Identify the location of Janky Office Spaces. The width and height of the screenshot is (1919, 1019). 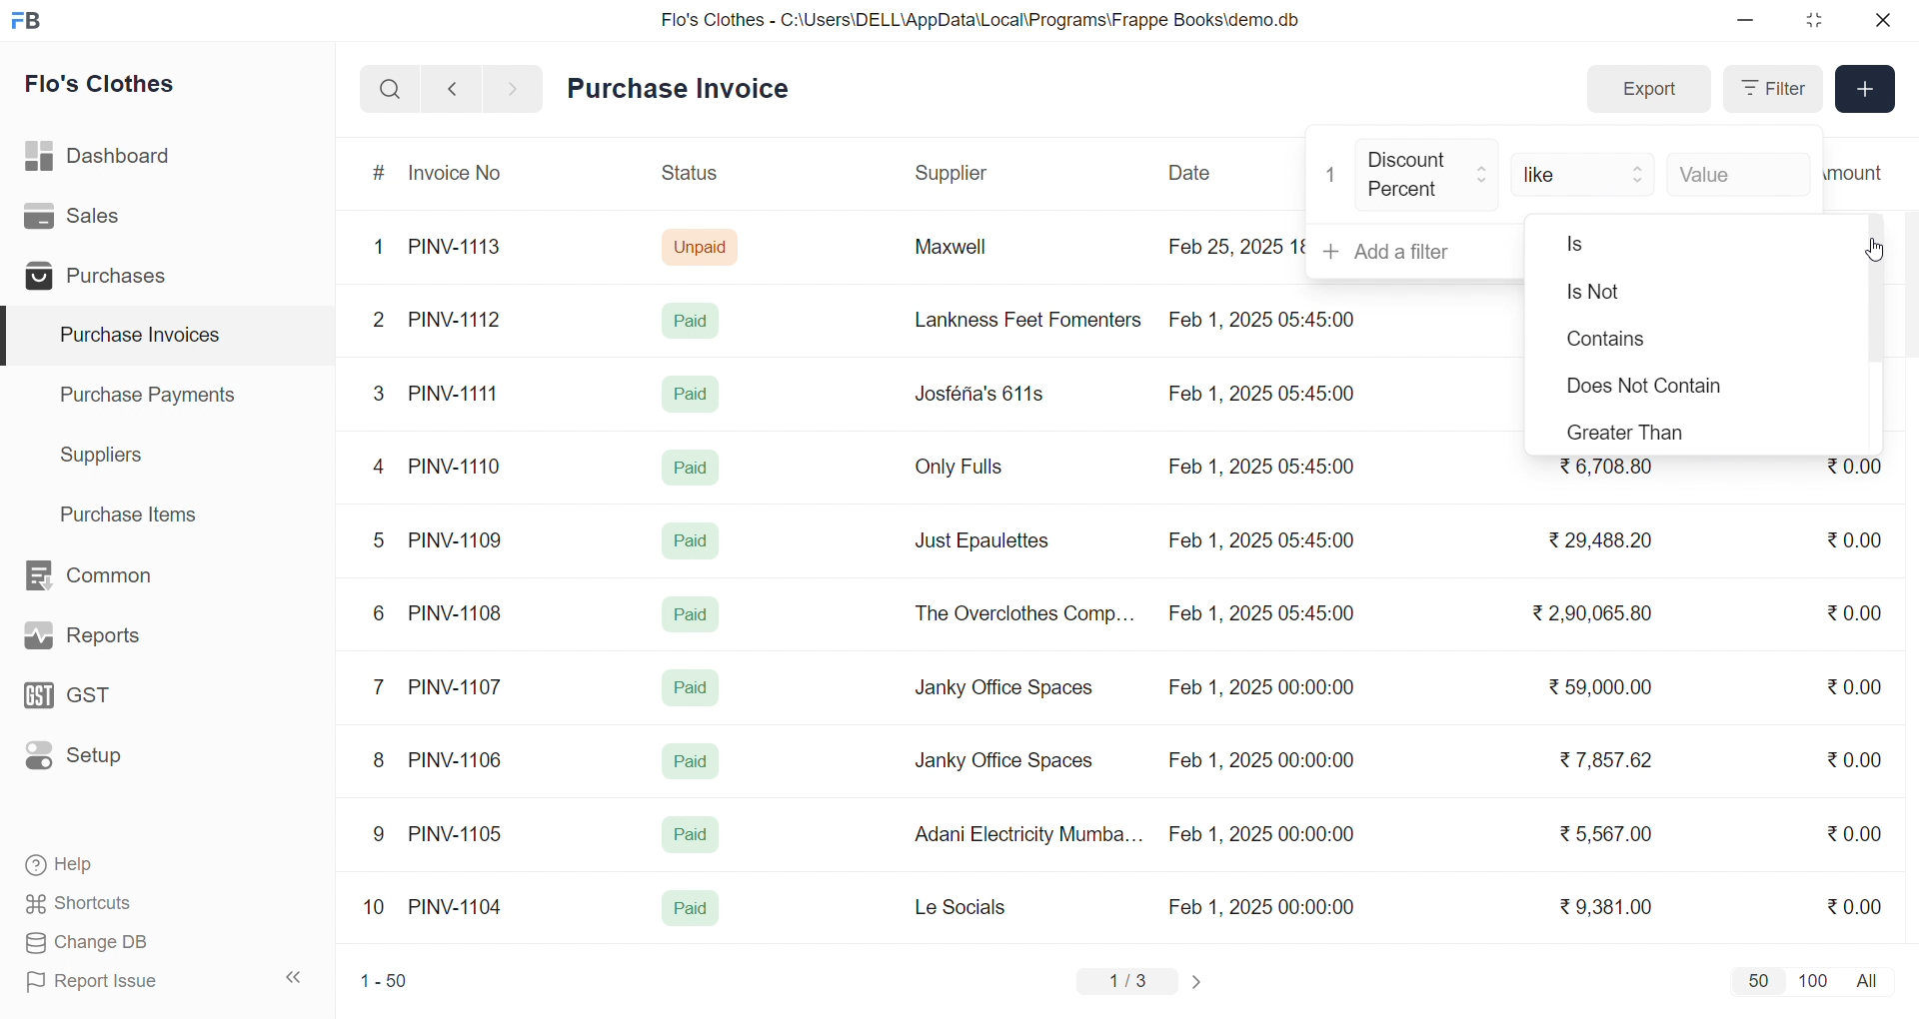
(1005, 689).